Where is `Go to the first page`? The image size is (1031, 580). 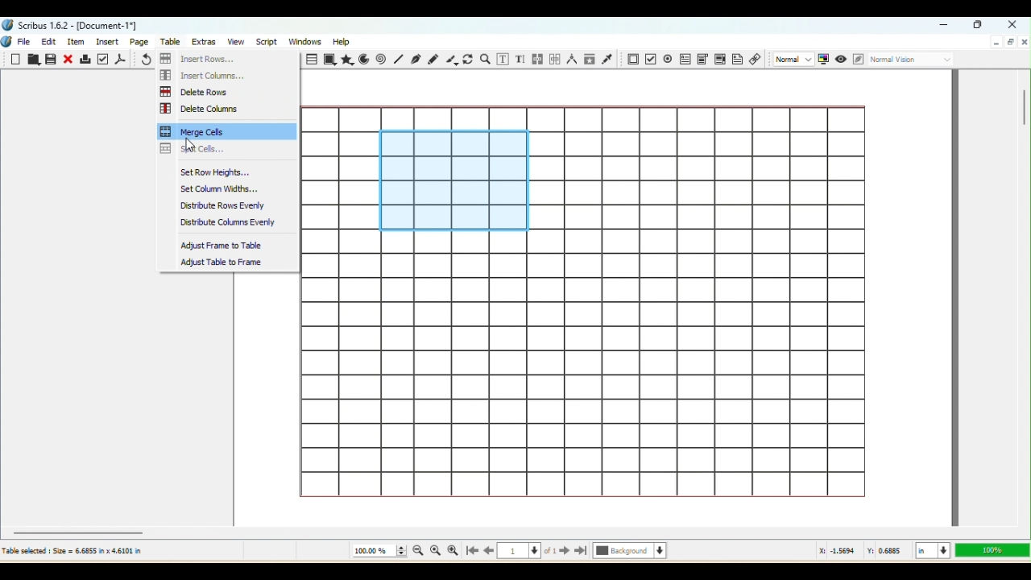
Go to the first page is located at coordinates (470, 552).